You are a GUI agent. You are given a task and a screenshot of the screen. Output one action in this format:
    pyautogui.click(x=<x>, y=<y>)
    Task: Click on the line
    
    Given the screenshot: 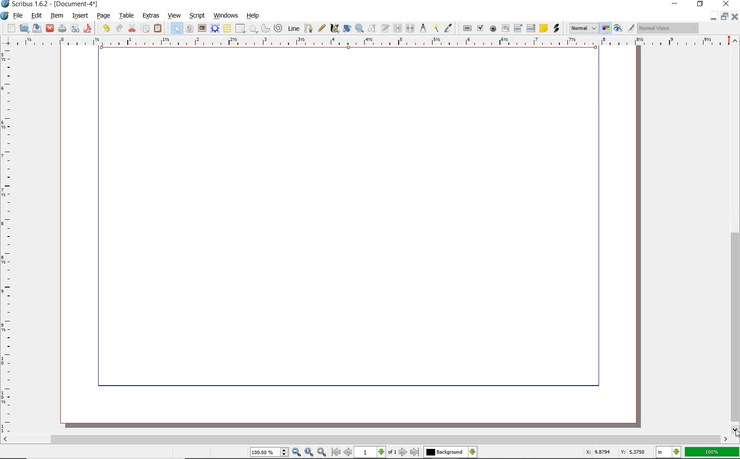 What is the action you would take?
    pyautogui.click(x=293, y=29)
    